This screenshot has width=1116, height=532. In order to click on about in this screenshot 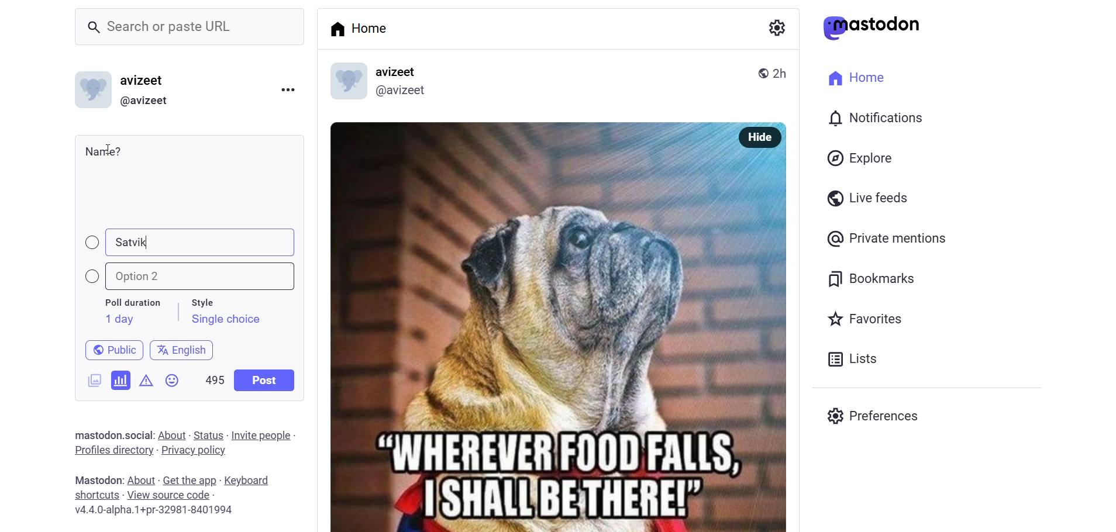, I will do `click(171, 436)`.